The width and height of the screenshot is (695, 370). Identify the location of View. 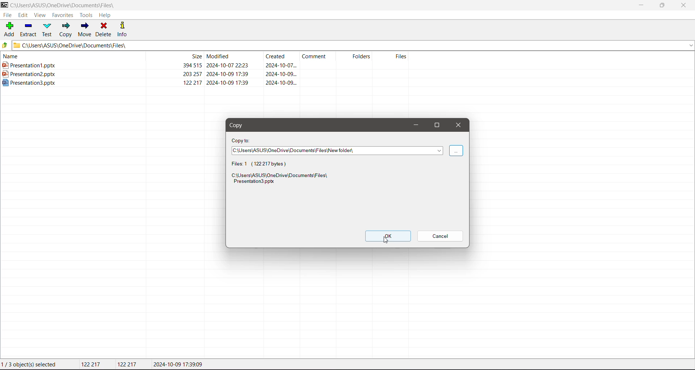
(39, 15).